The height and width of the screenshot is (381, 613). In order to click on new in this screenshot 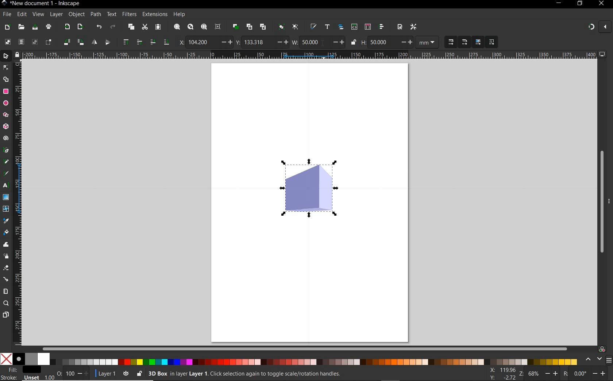, I will do `click(7, 27)`.